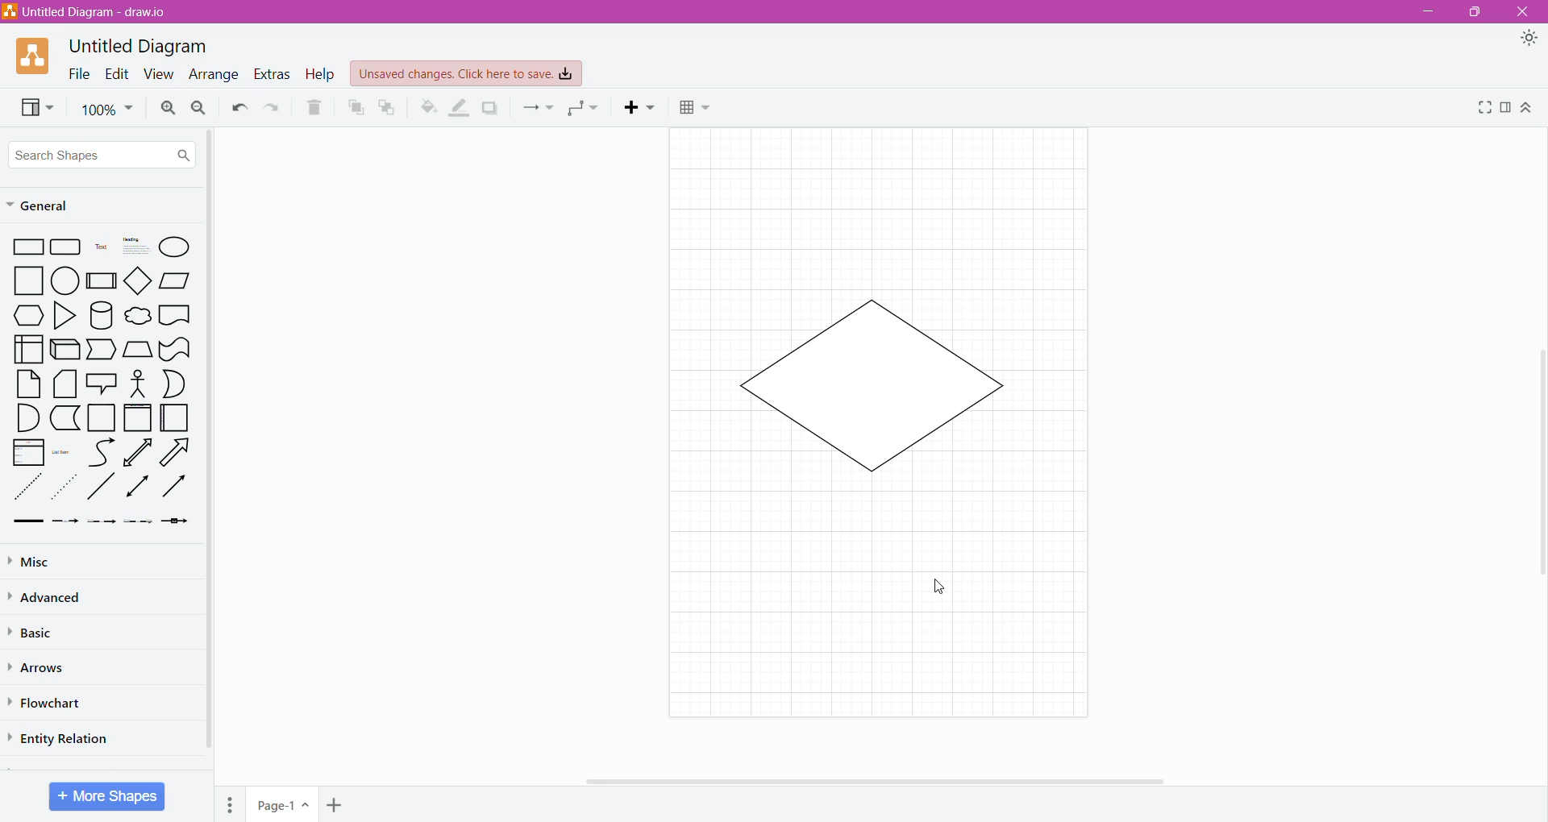 This screenshot has height=822, width=1548. I want to click on To Front, so click(353, 110).